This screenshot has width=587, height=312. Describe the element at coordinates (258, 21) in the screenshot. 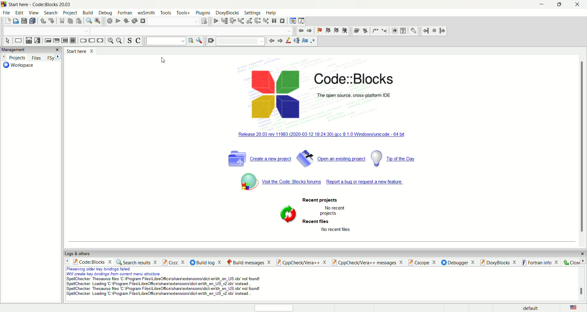

I see `next instruction` at that location.